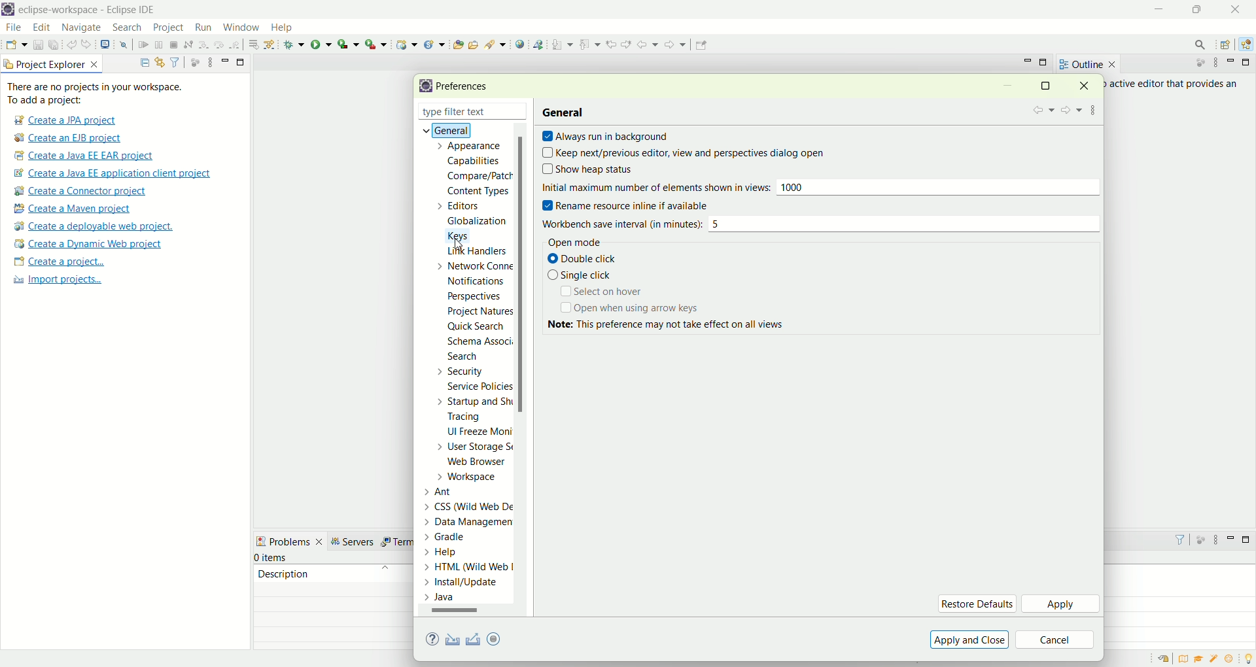 Image resolution: width=1256 pixels, height=667 pixels. Describe the element at coordinates (56, 280) in the screenshot. I see `import projects` at that location.